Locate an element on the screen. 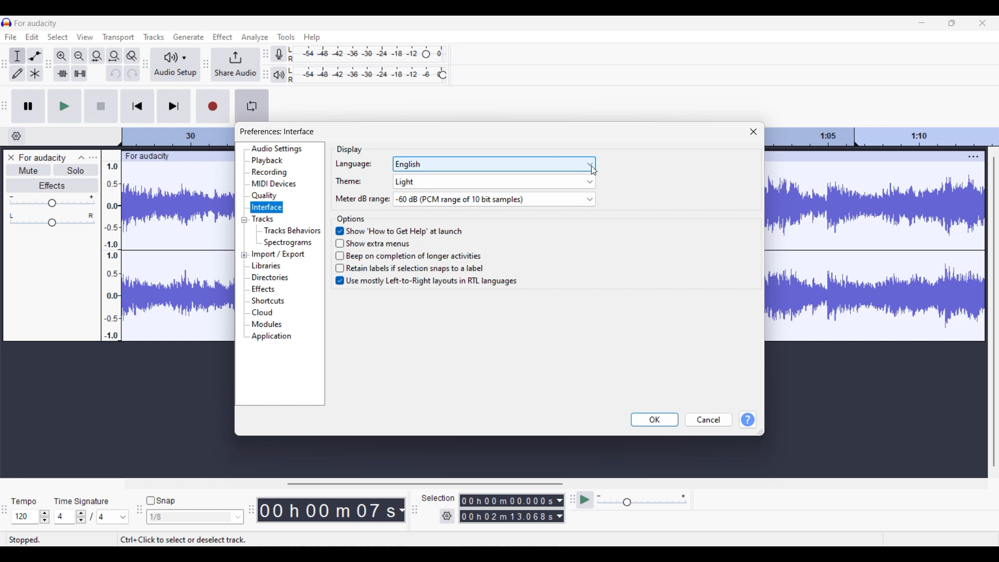  Audio setup is located at coordinates (175, 64).